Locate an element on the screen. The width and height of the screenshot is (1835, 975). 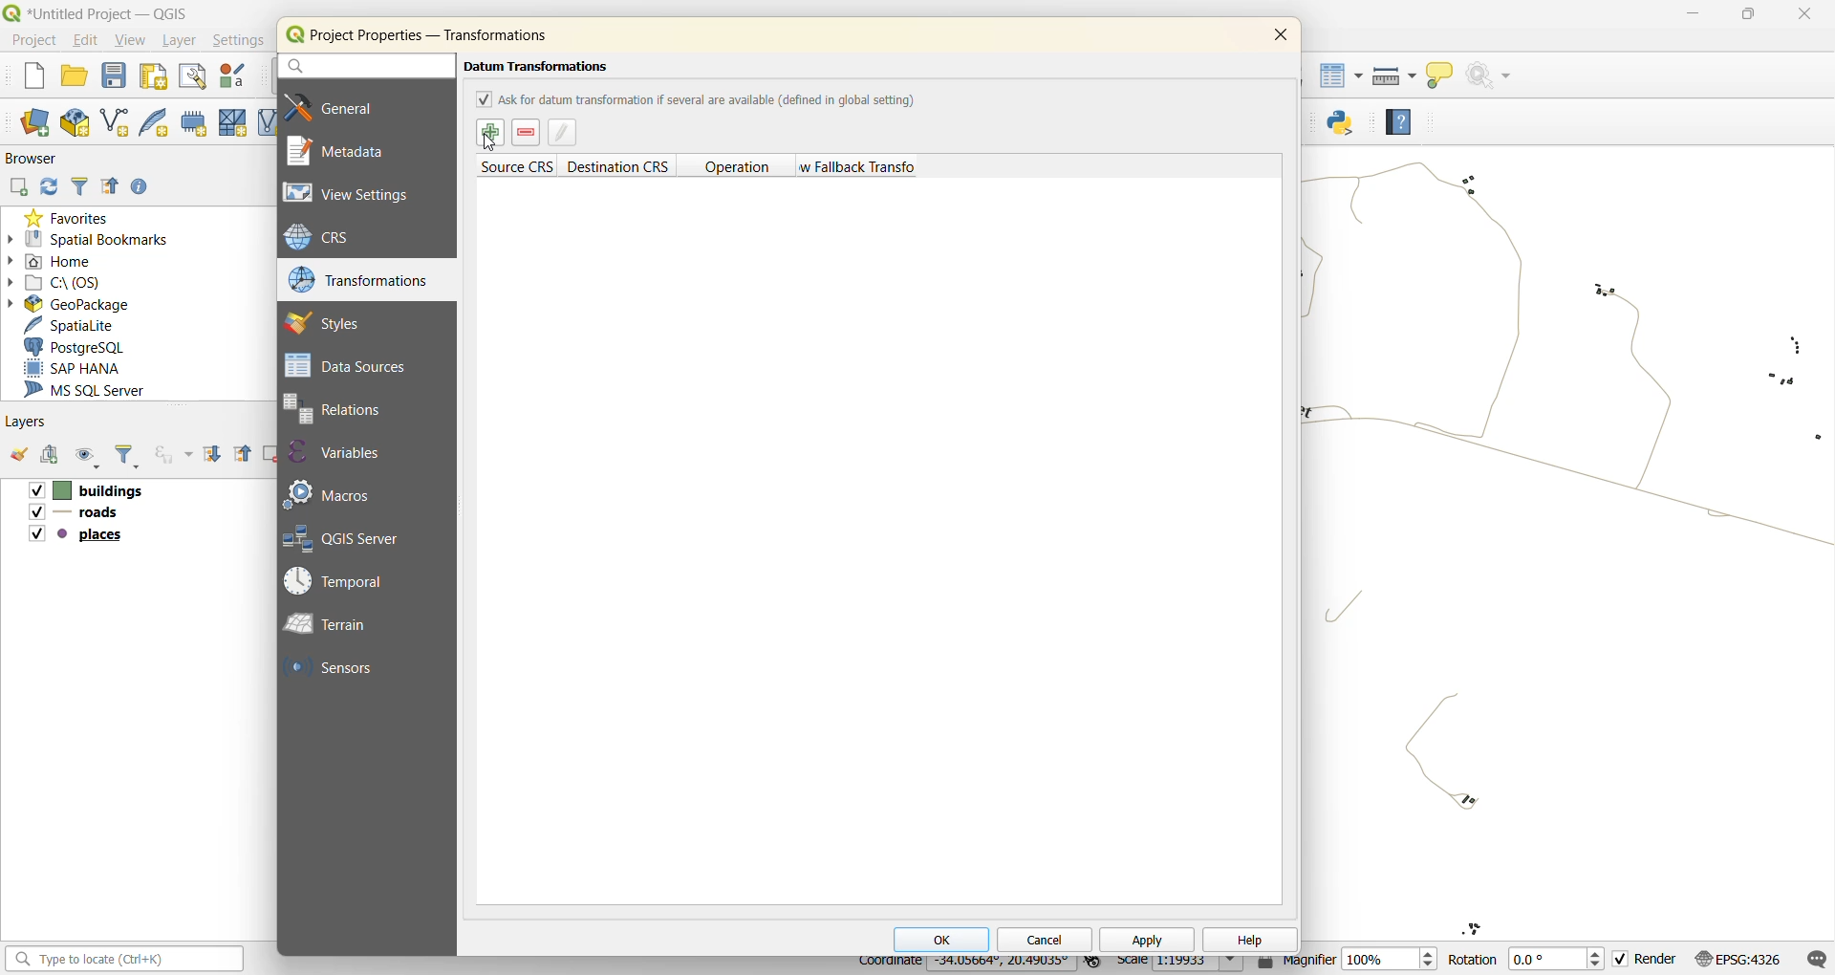
sensors is located at coordinates (335, 669).